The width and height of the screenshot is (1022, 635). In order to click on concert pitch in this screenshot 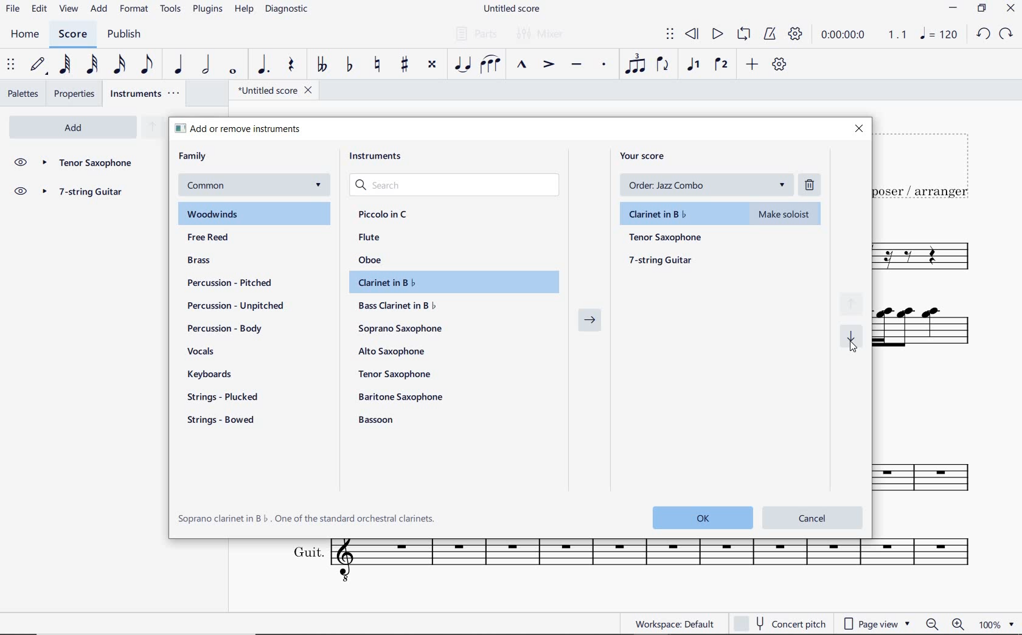, I will do `click(779, 623)`.